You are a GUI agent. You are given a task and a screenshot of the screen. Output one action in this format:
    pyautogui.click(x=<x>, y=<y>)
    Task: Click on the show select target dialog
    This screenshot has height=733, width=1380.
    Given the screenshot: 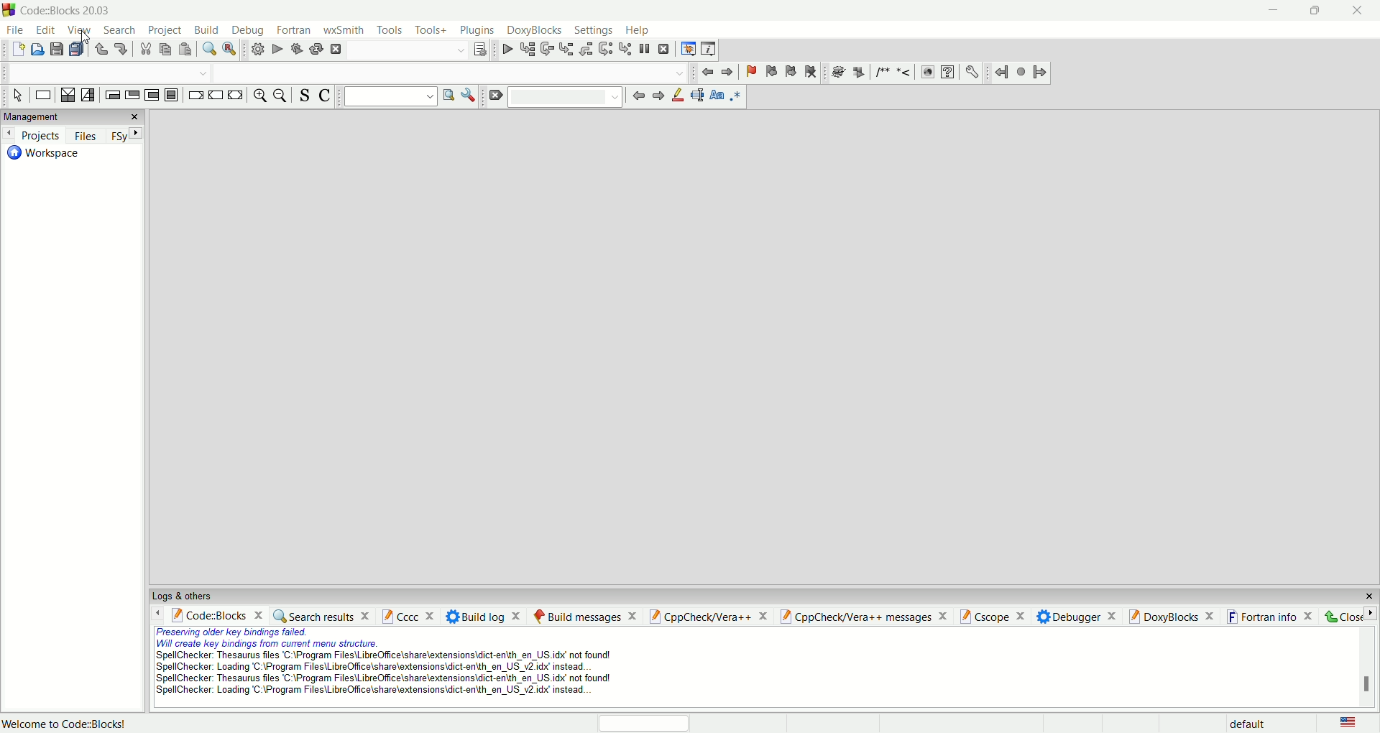 What is the action you would take?
    pyautogui.click(x=479, y=50)
    